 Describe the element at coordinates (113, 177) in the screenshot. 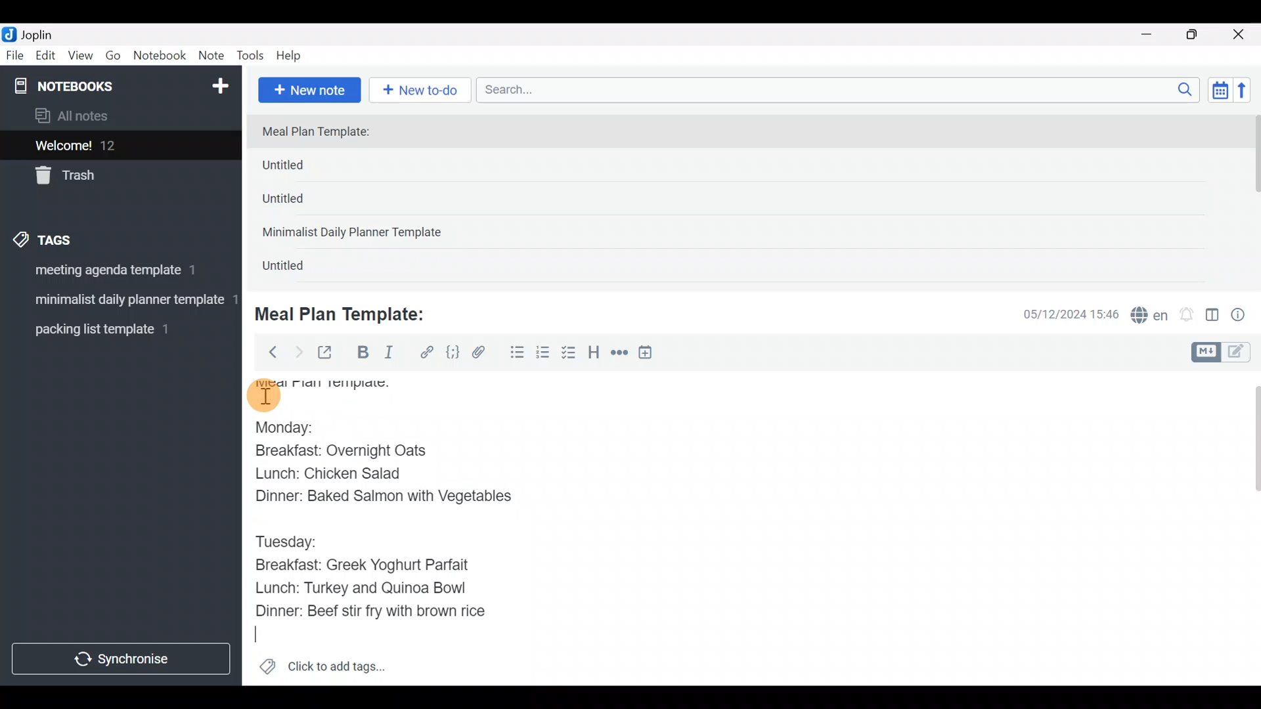

I see `Trash` at that location.